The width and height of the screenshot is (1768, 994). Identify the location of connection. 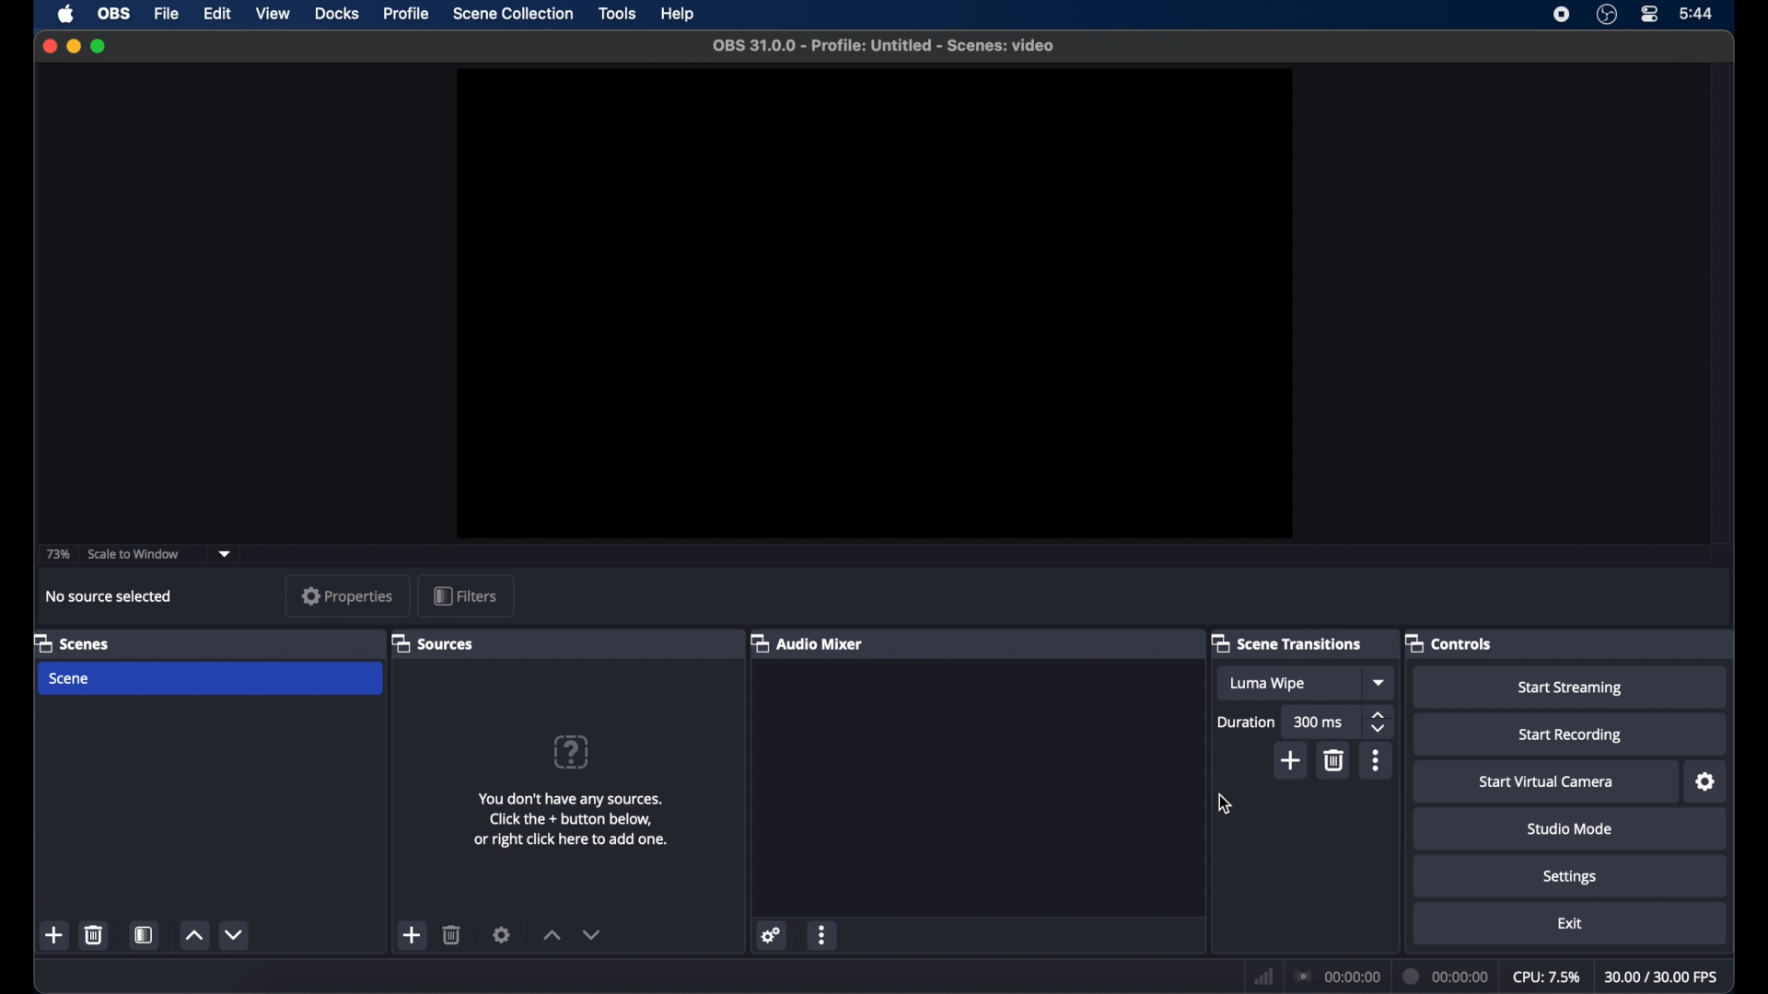
(1339, 977).